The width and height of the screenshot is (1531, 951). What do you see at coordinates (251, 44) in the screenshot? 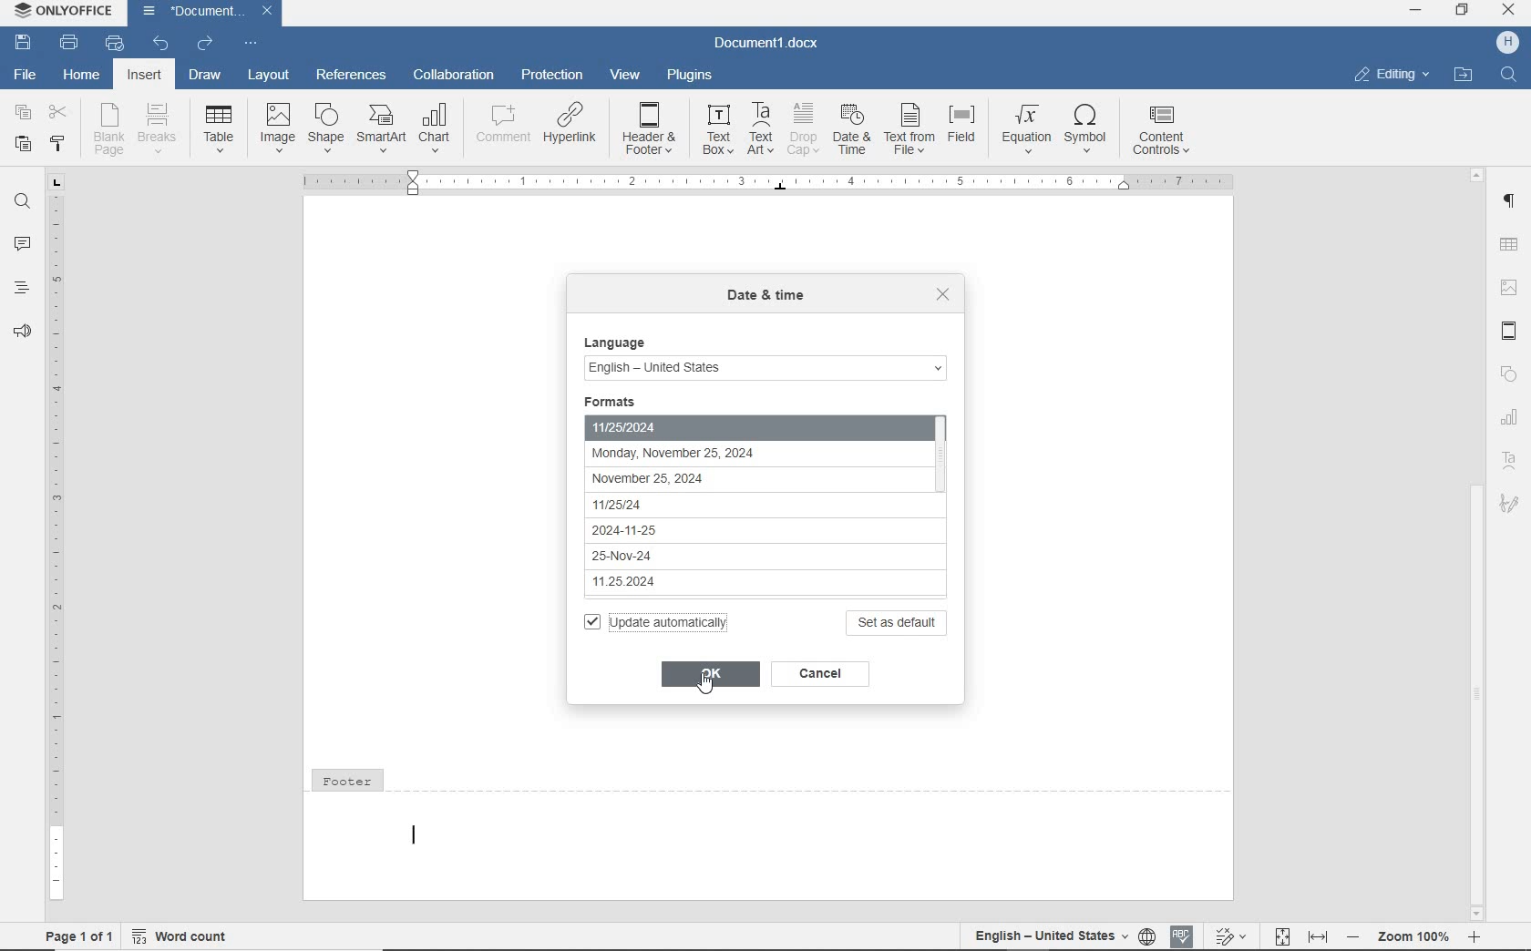
I see `customize quick access toolbar` at bounding box center [251, 44].